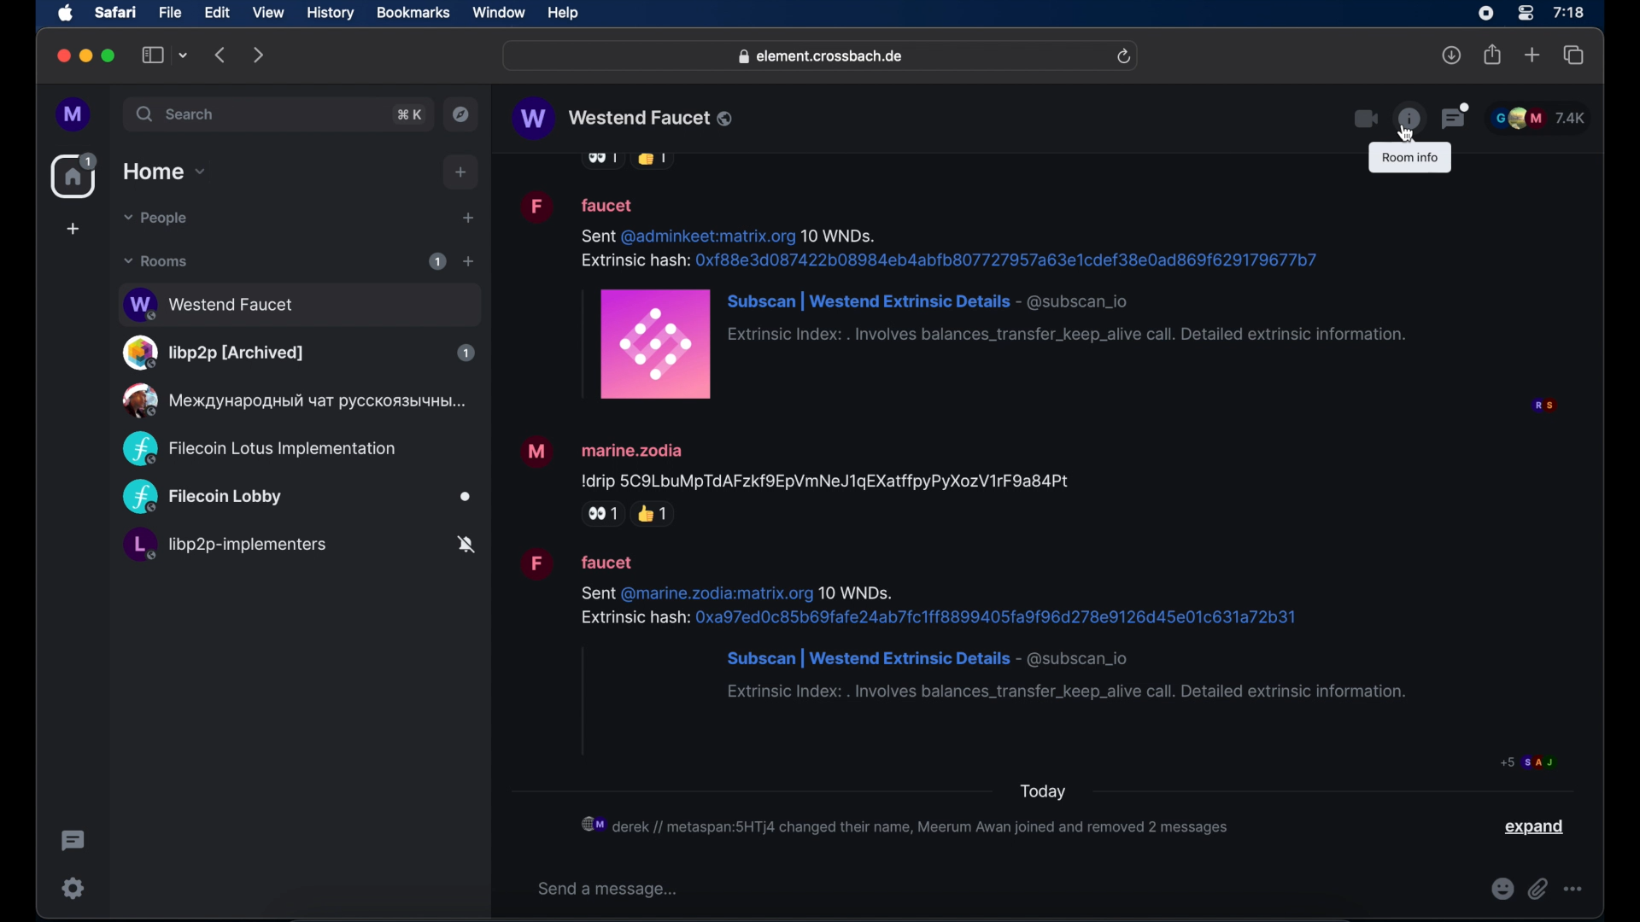 The height and width of the screenshot is (922, 1640). Describe the element at coordinates (158, 219) in the screenshot. I see `` at that location.